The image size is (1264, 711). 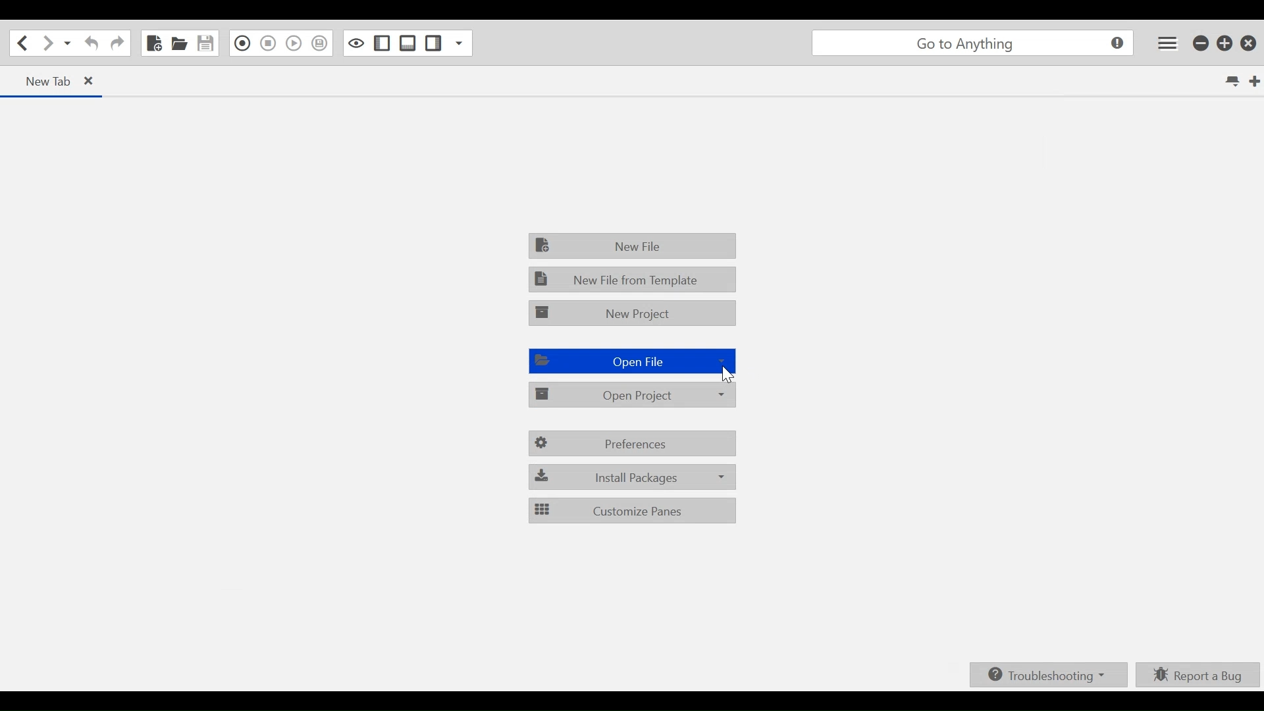 I want to click on New File from Template, so click(x=633, y=278).